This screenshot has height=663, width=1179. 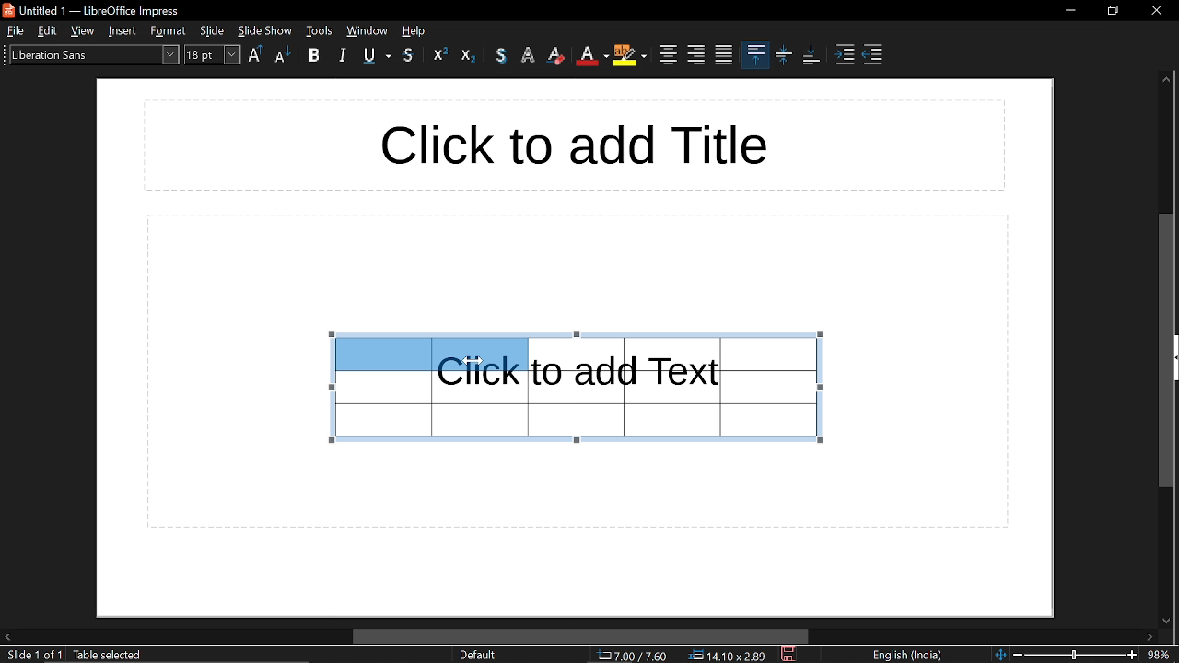 I want to click on view, so click(x=84, y=30).